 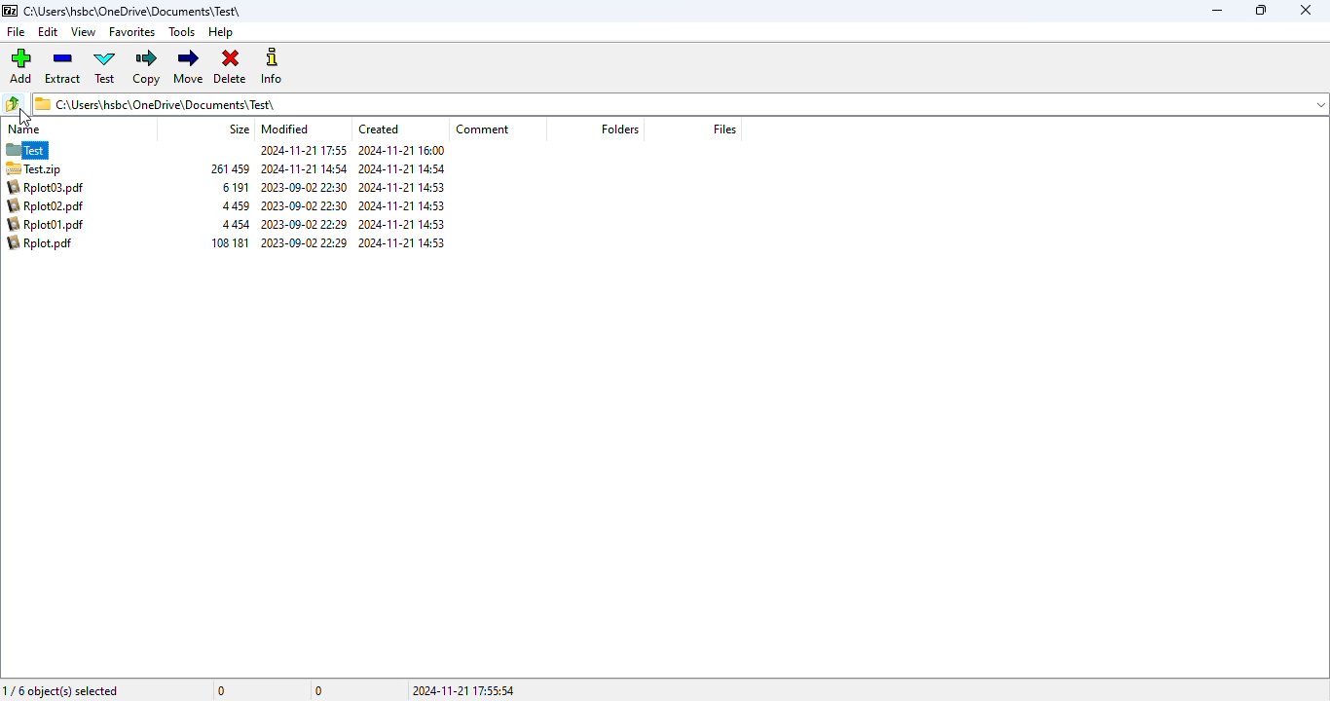 What do you see at coordinates (189, 67) in the screenshot?
I see `move` at bounding box center [189, 67].